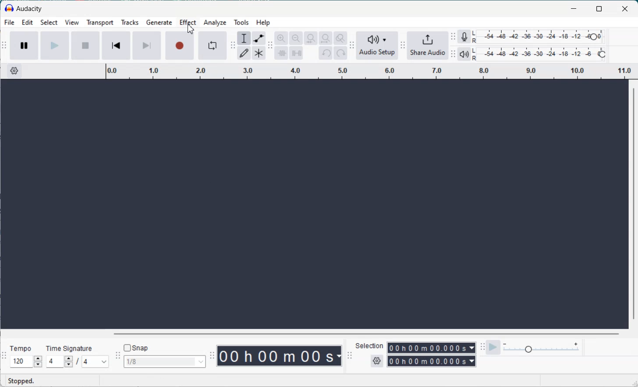  Describe the element at coordinates (165, 361) in the screenshot. I see `1/8` at that location.